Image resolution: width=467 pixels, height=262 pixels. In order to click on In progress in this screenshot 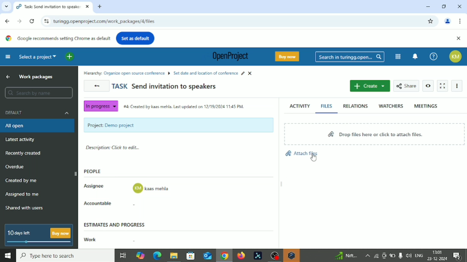, I will do `click(100, 106)`.